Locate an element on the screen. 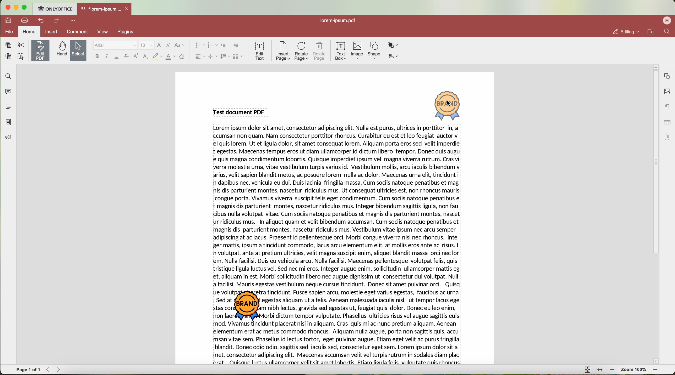 This screenshot has height=375, width=675. increment font size is located at coordinates (159, 45).